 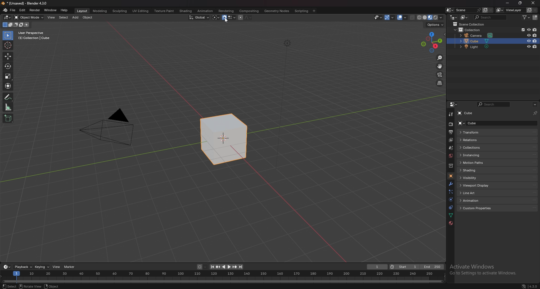 What do you see at coordinates (226, 11) in the screenshot?
I see `rendering` at bounding box center [226, 11].